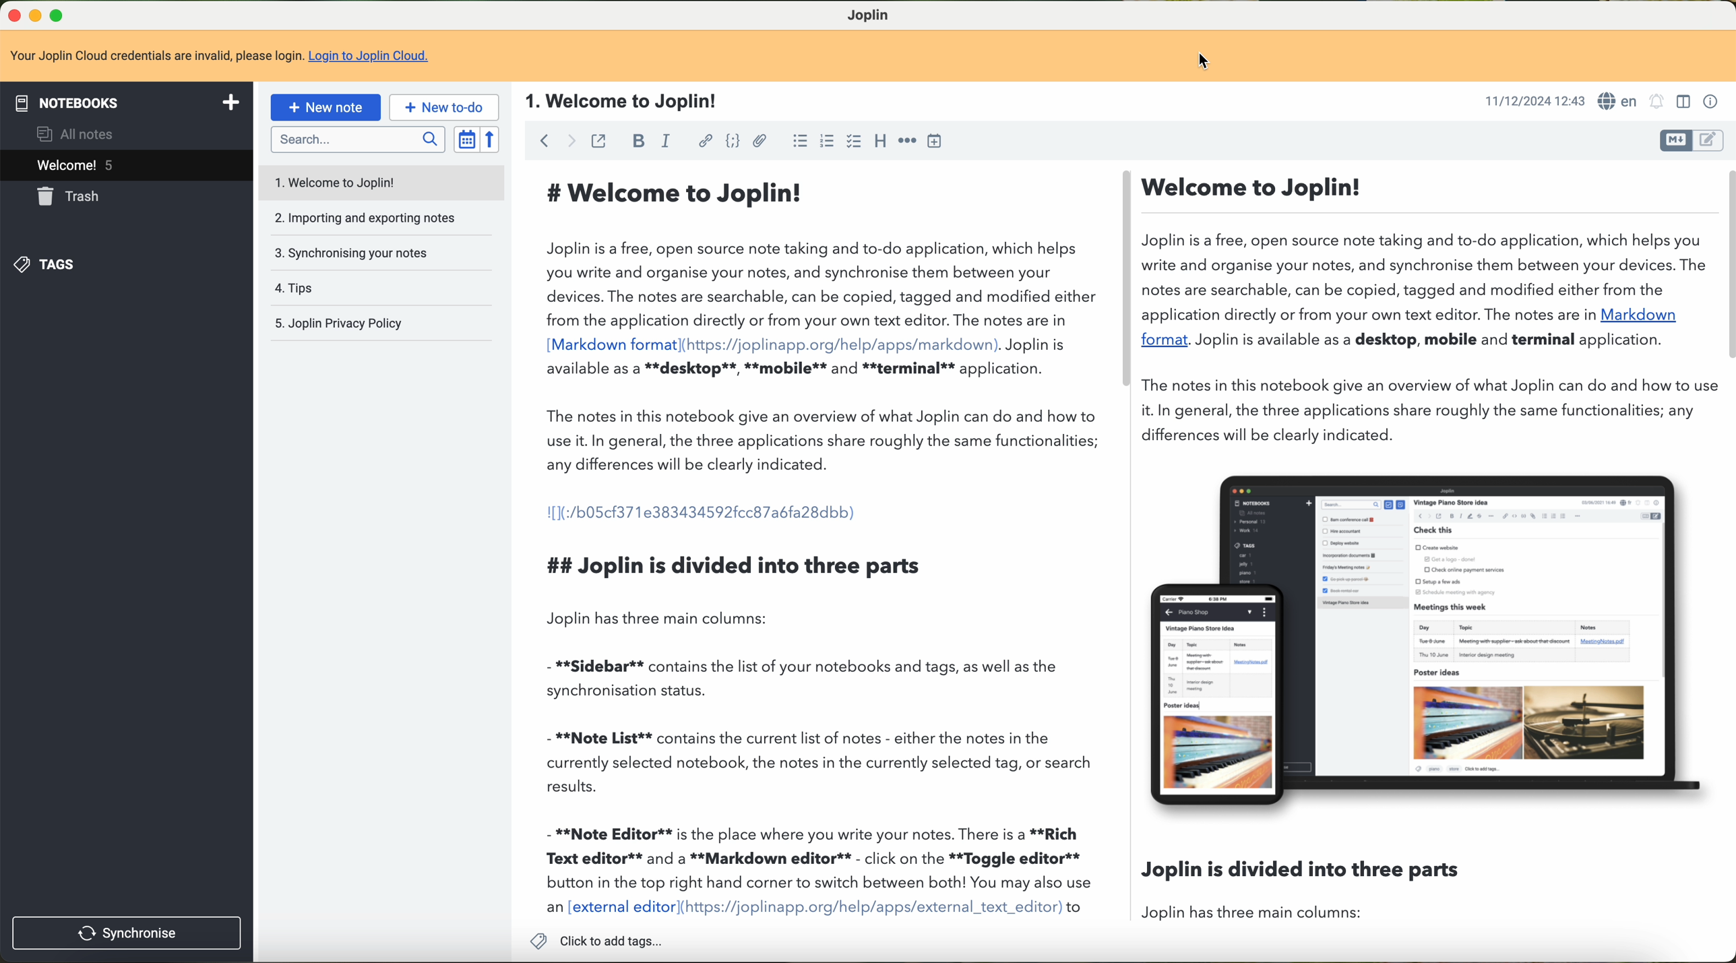  What do you see at coordinates (763, 142) in the screenshot?
I see `attach file` at bounding box center [763, 142].